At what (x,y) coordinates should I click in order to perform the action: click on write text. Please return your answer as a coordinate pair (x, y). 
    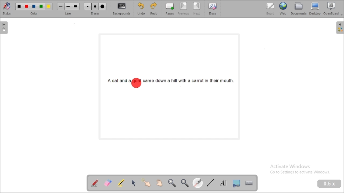
    Looking at the image, I should click on (223, 183).